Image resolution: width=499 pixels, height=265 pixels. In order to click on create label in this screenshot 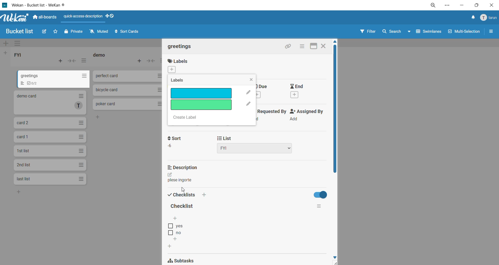, I will do `click(187, 119)`.